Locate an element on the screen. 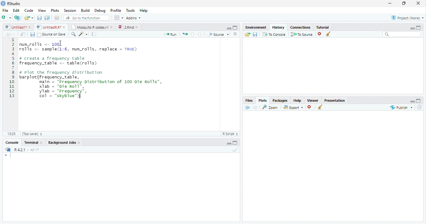 The image size is (426, 224). Zoom is located at coordinates (271, 107).